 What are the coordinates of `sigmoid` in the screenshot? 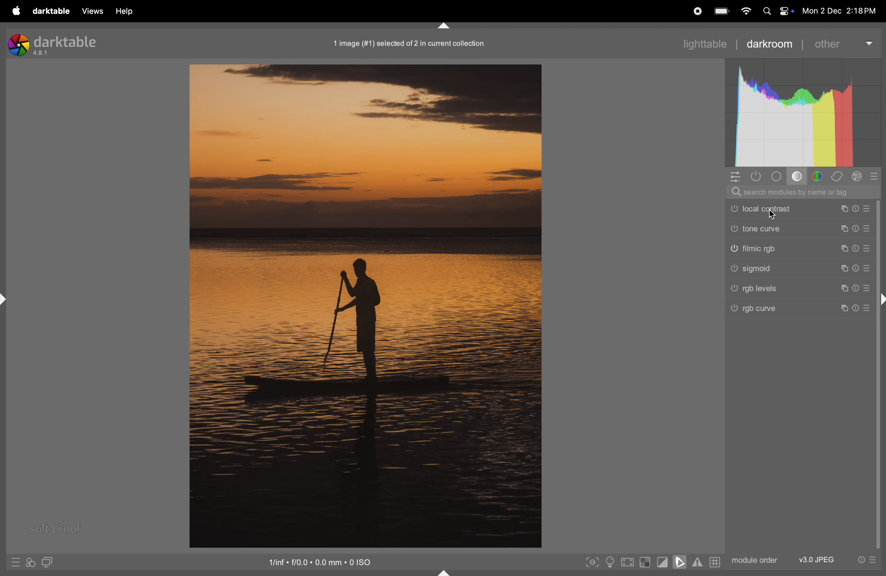 It's located at (800, 269).